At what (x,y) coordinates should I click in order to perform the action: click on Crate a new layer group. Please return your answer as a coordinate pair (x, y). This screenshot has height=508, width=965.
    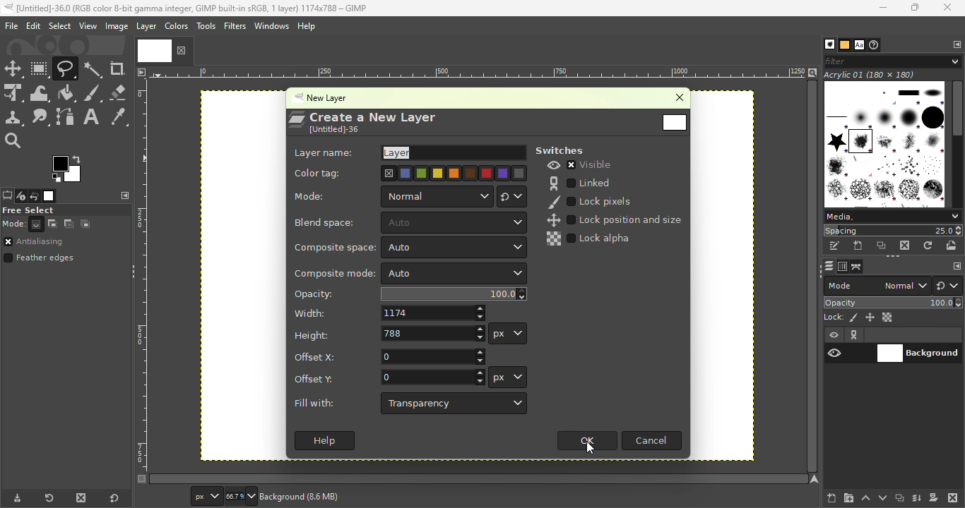
    Looking at the image, I should click on (848, 497).